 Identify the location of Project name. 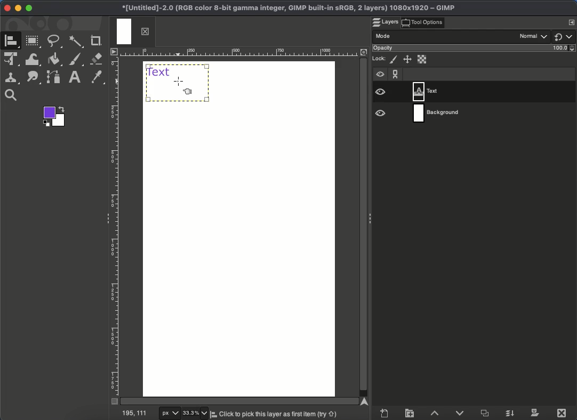
(287, 8).